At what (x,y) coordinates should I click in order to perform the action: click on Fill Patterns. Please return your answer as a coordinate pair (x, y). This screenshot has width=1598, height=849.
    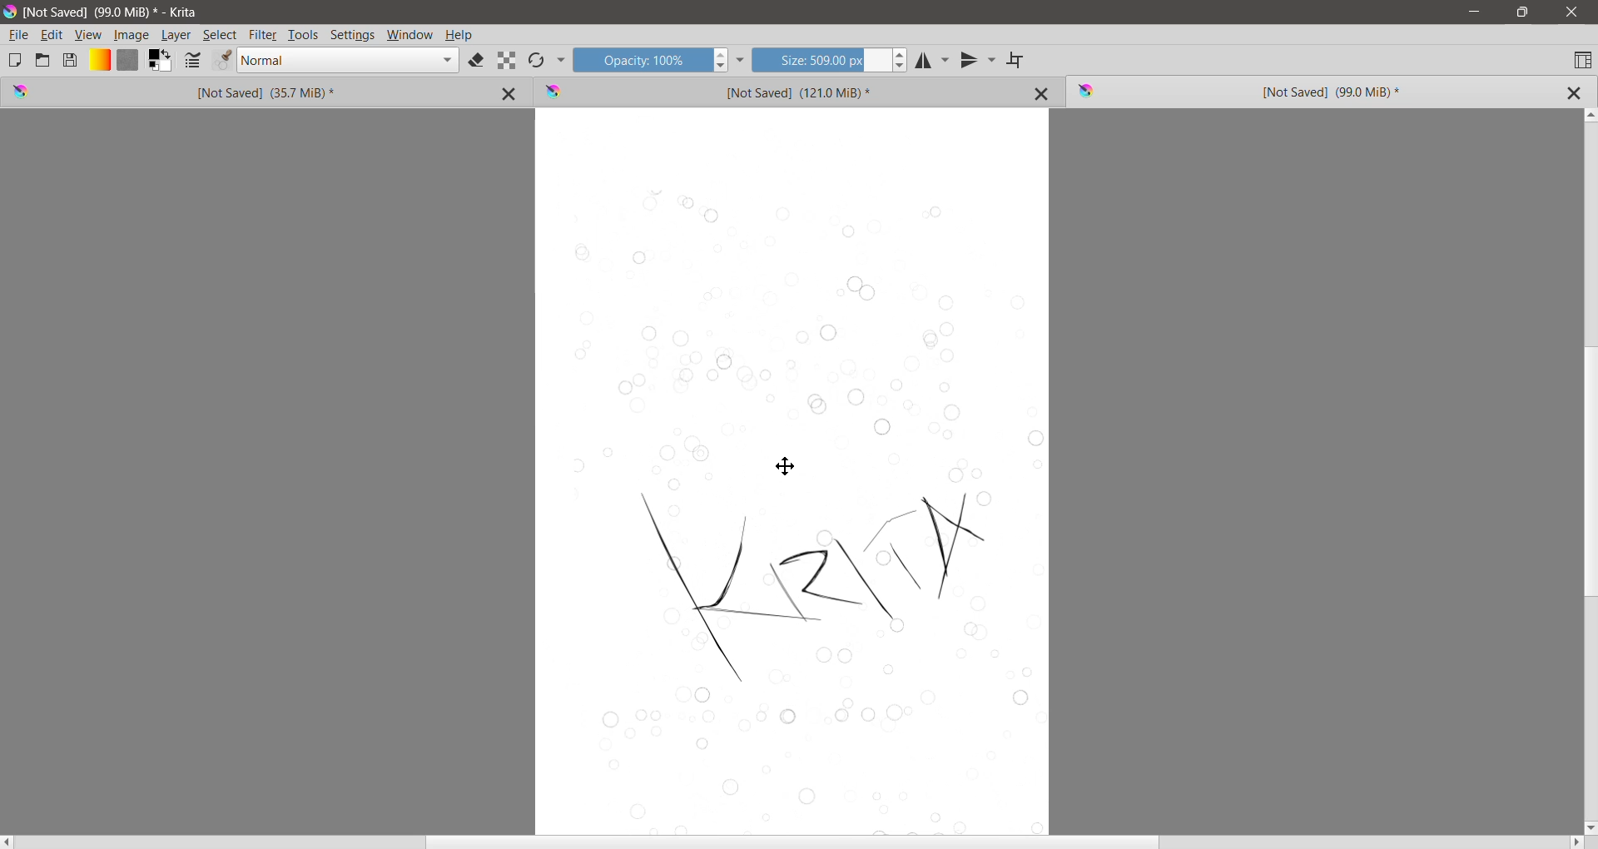
    Looking at the image, I should click on (127, 61).